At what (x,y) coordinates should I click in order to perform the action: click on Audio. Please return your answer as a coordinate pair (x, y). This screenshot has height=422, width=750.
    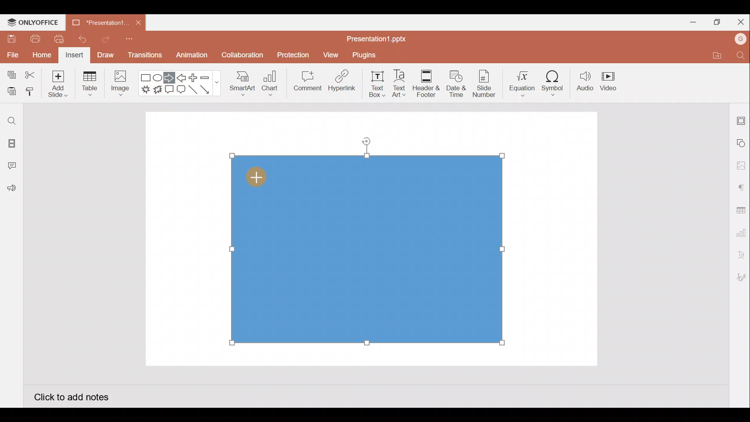
    Looking at the image, I should click on (585, 81).